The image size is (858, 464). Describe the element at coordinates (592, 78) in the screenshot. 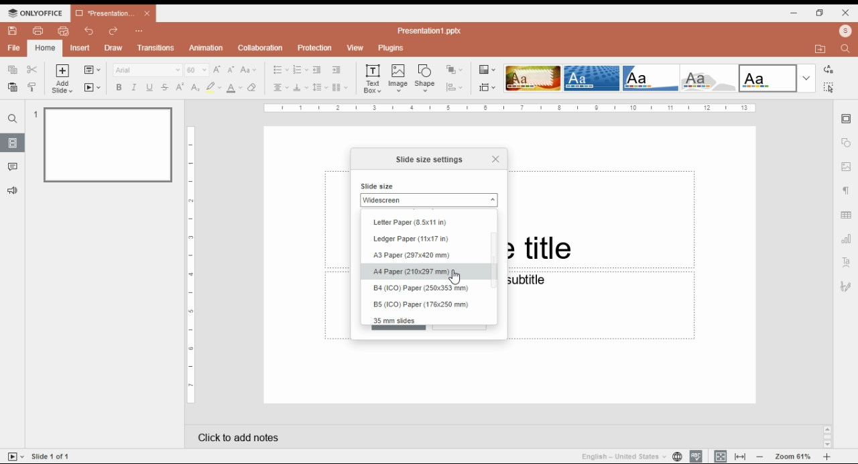

I see `slide them option` at that location.